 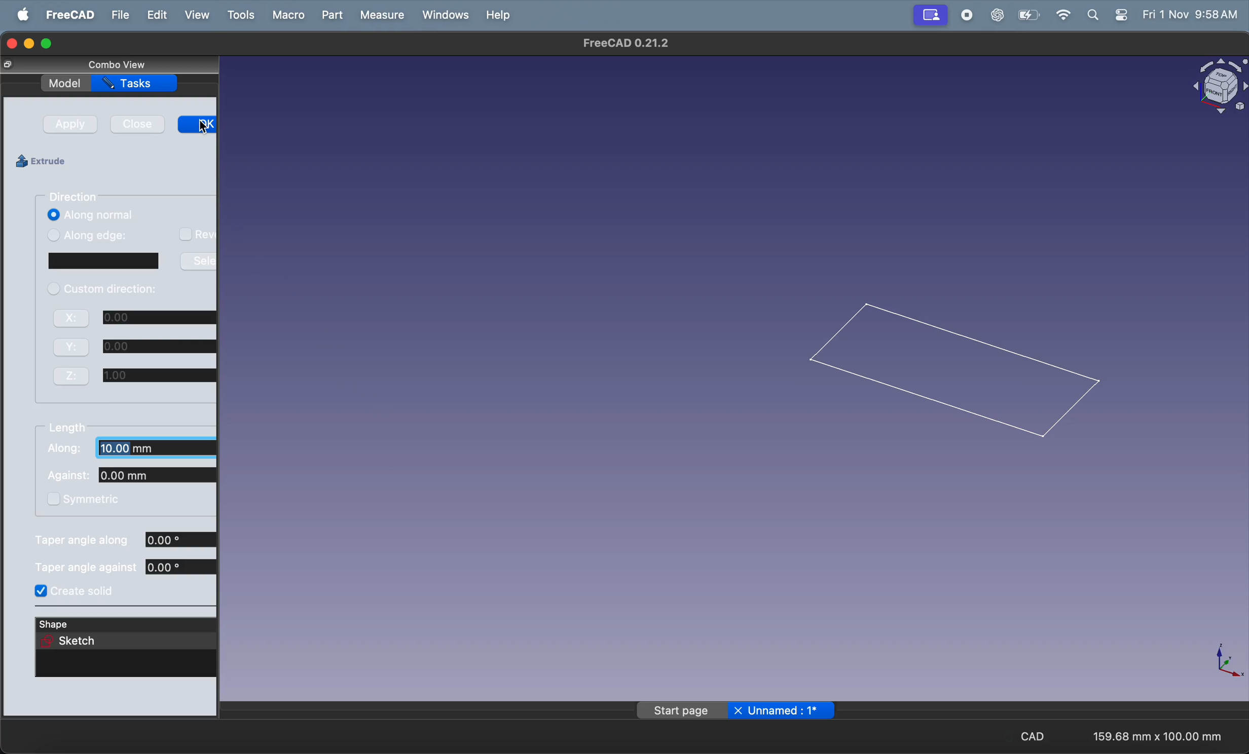 What do you see at coordinates (624, 43) in the screenshot?
I see `freeca title` at bounding box center [624, 43].